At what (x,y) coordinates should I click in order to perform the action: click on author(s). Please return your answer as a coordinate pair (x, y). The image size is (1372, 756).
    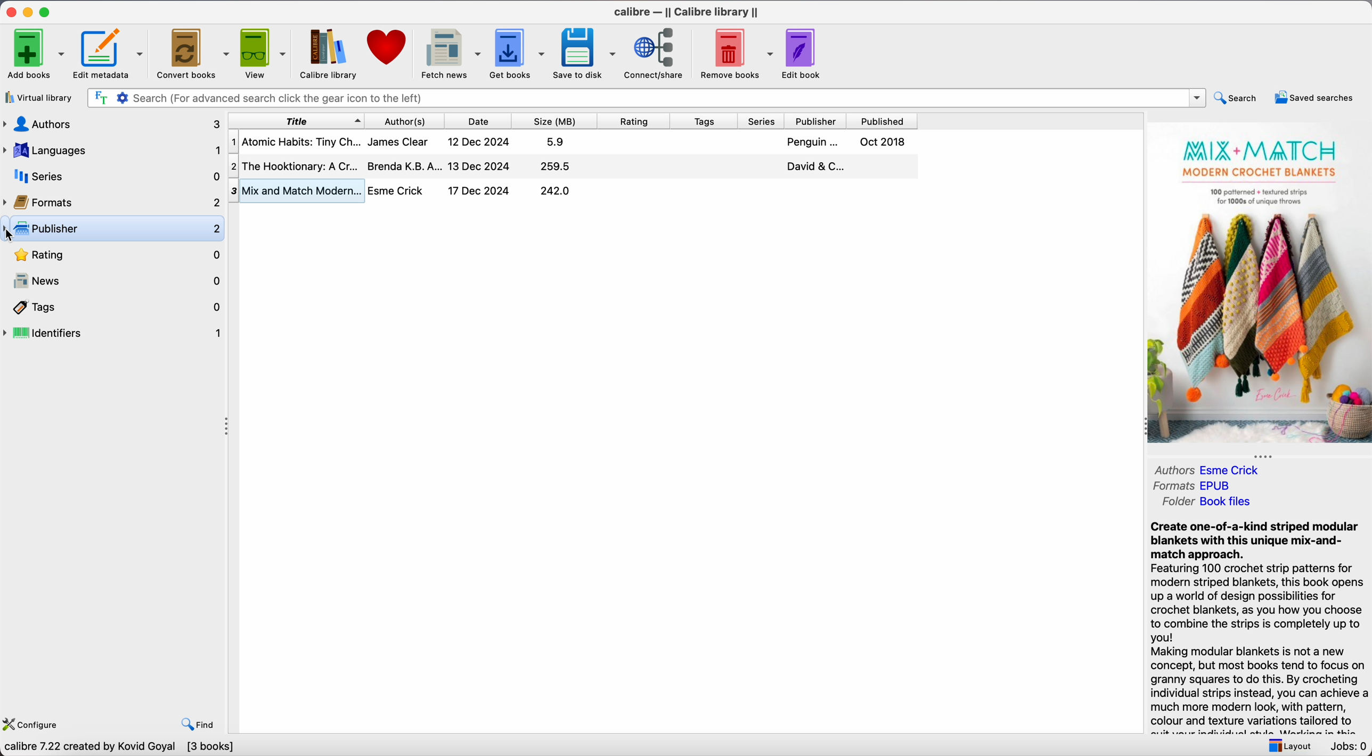
    Looking at the image, I should click on (409, 120).